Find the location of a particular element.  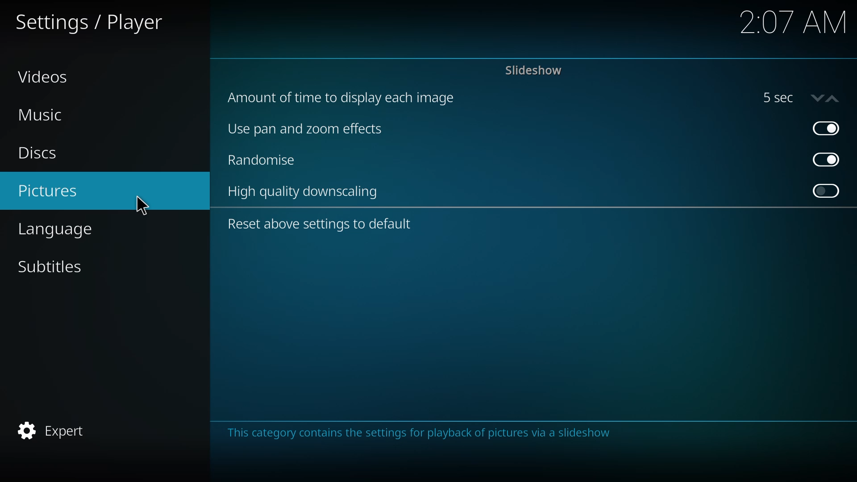

language is located at coordinates (69, 229).